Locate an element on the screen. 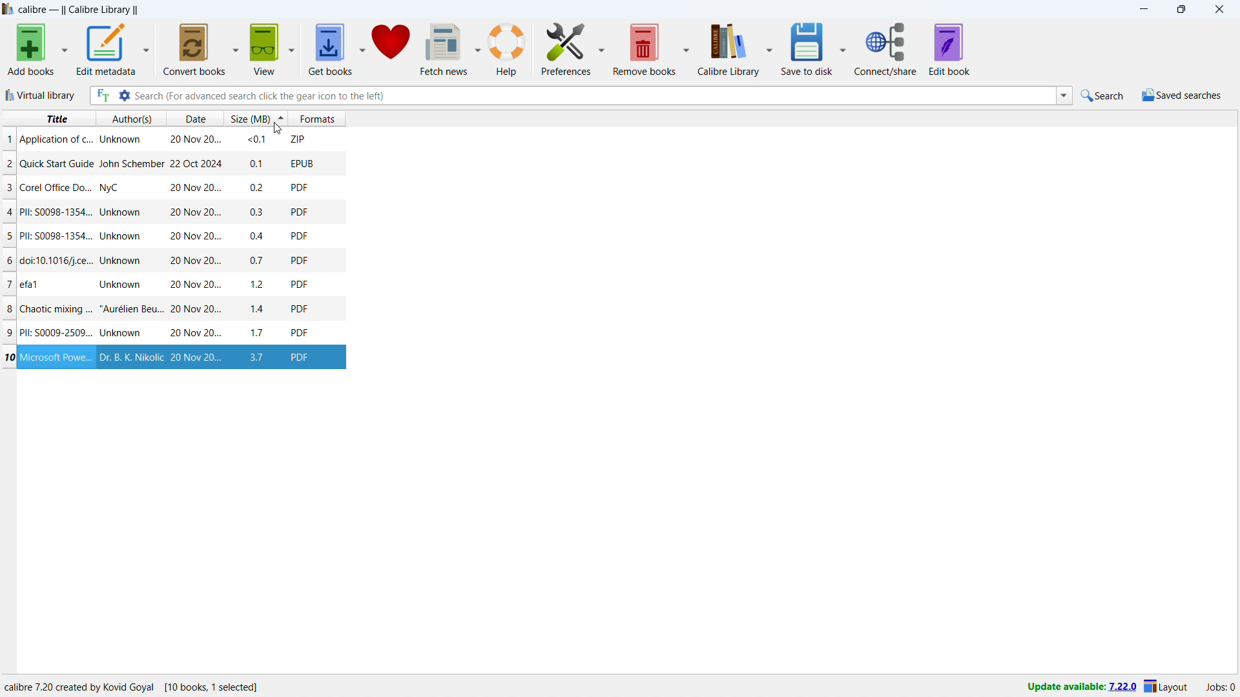  title is located at coordinates (78, 10).